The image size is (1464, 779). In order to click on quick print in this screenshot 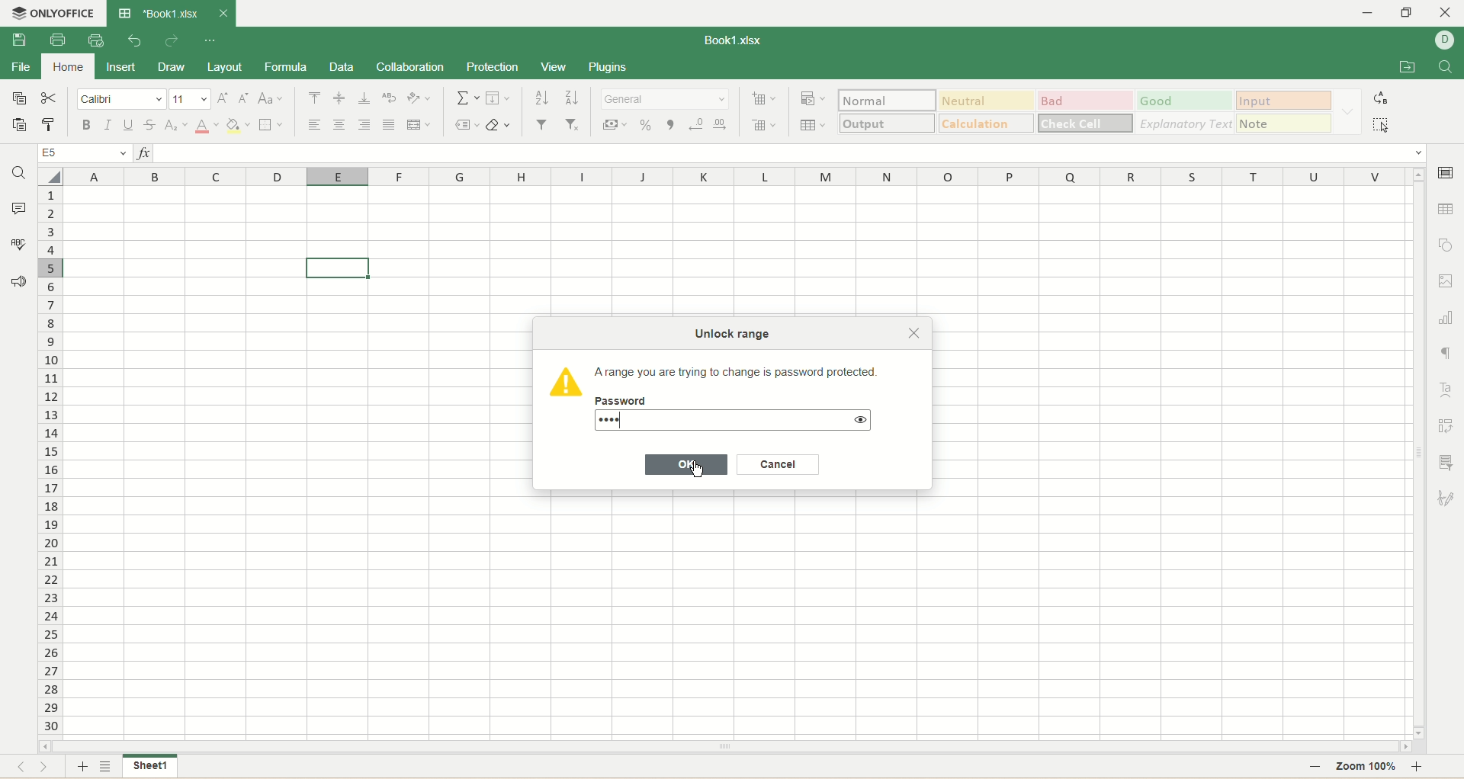, I will do `click(99, 40)`.